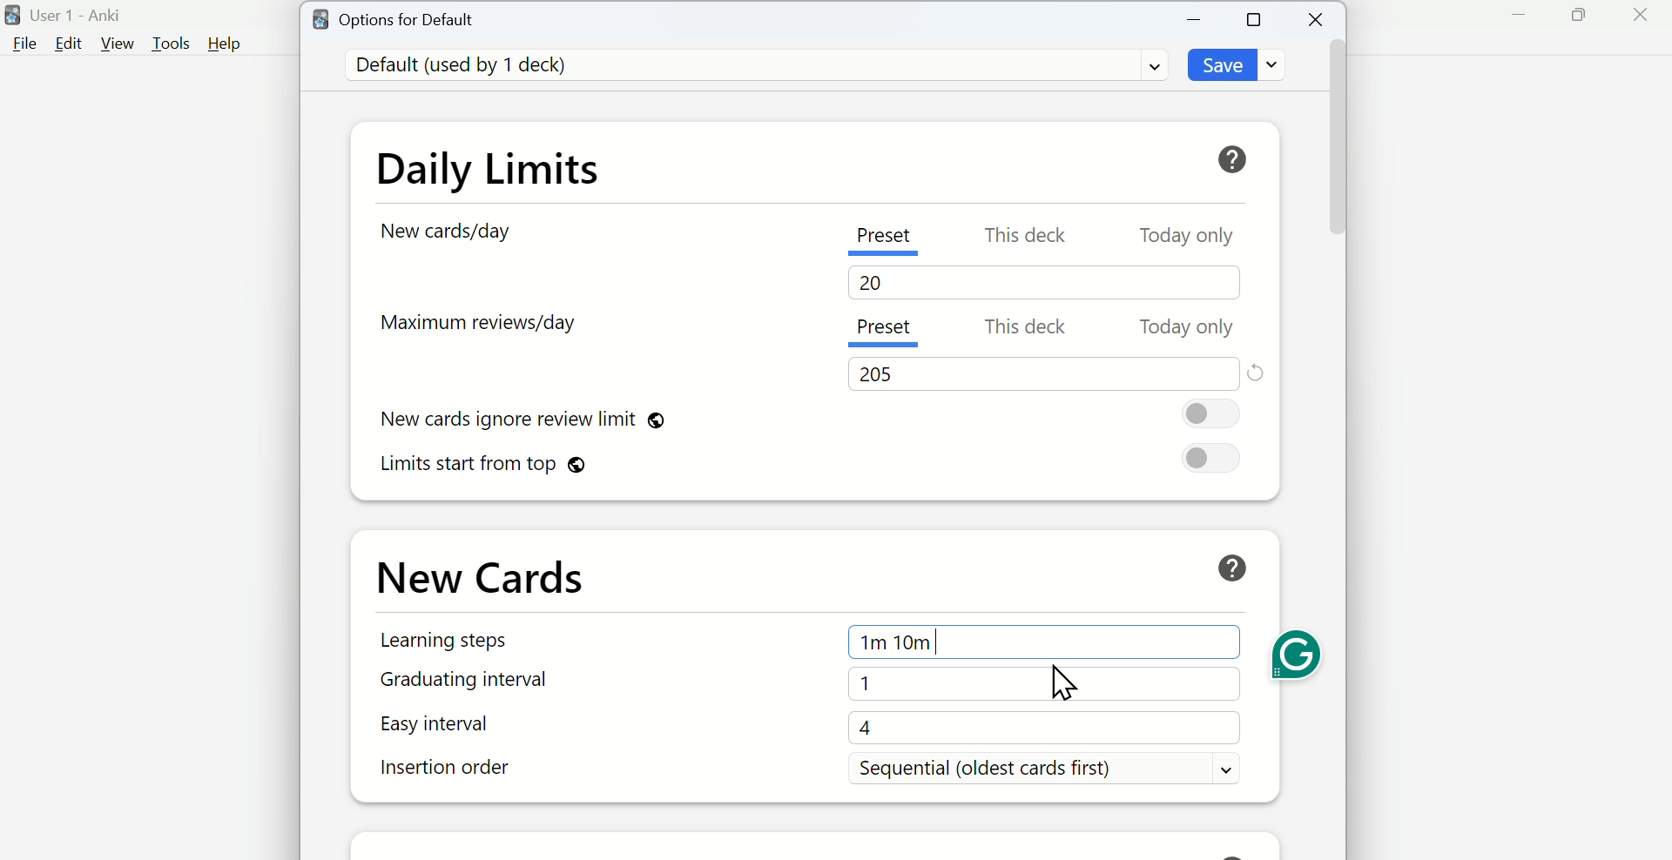  Describe the element at coordinates (1258, 371) in the screenshot. I see `Reset` at that location.